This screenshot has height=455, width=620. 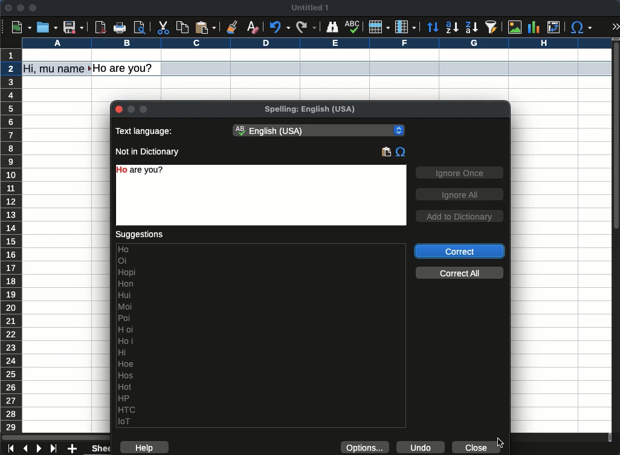 What do you see at coordinates (354, 27) in the screenshot?
I see `spell check` at bounding box center [354, 27].